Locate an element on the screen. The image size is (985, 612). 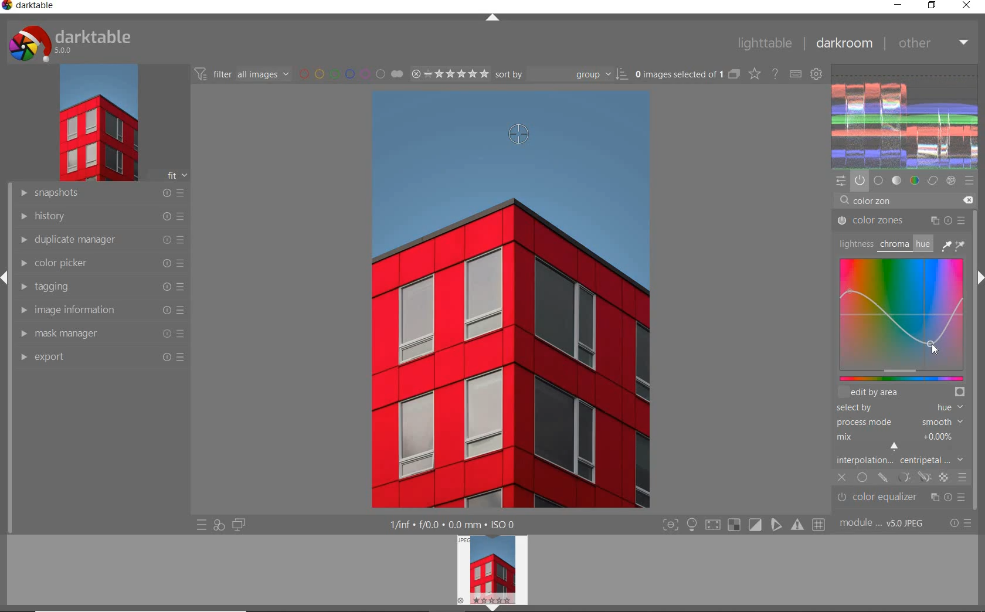
highlight is located at coordinates (693, 527).